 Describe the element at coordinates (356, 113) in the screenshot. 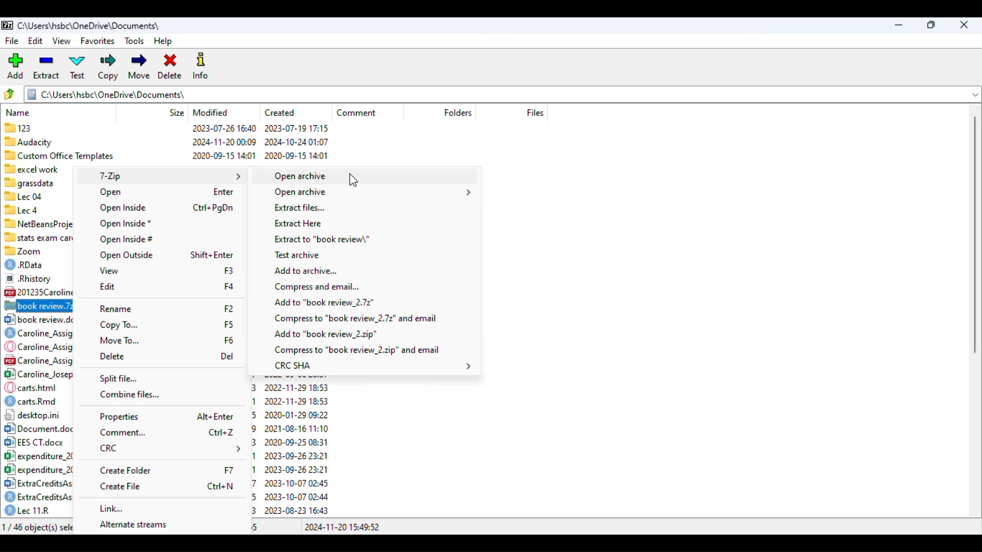

I see `comment` at that location.